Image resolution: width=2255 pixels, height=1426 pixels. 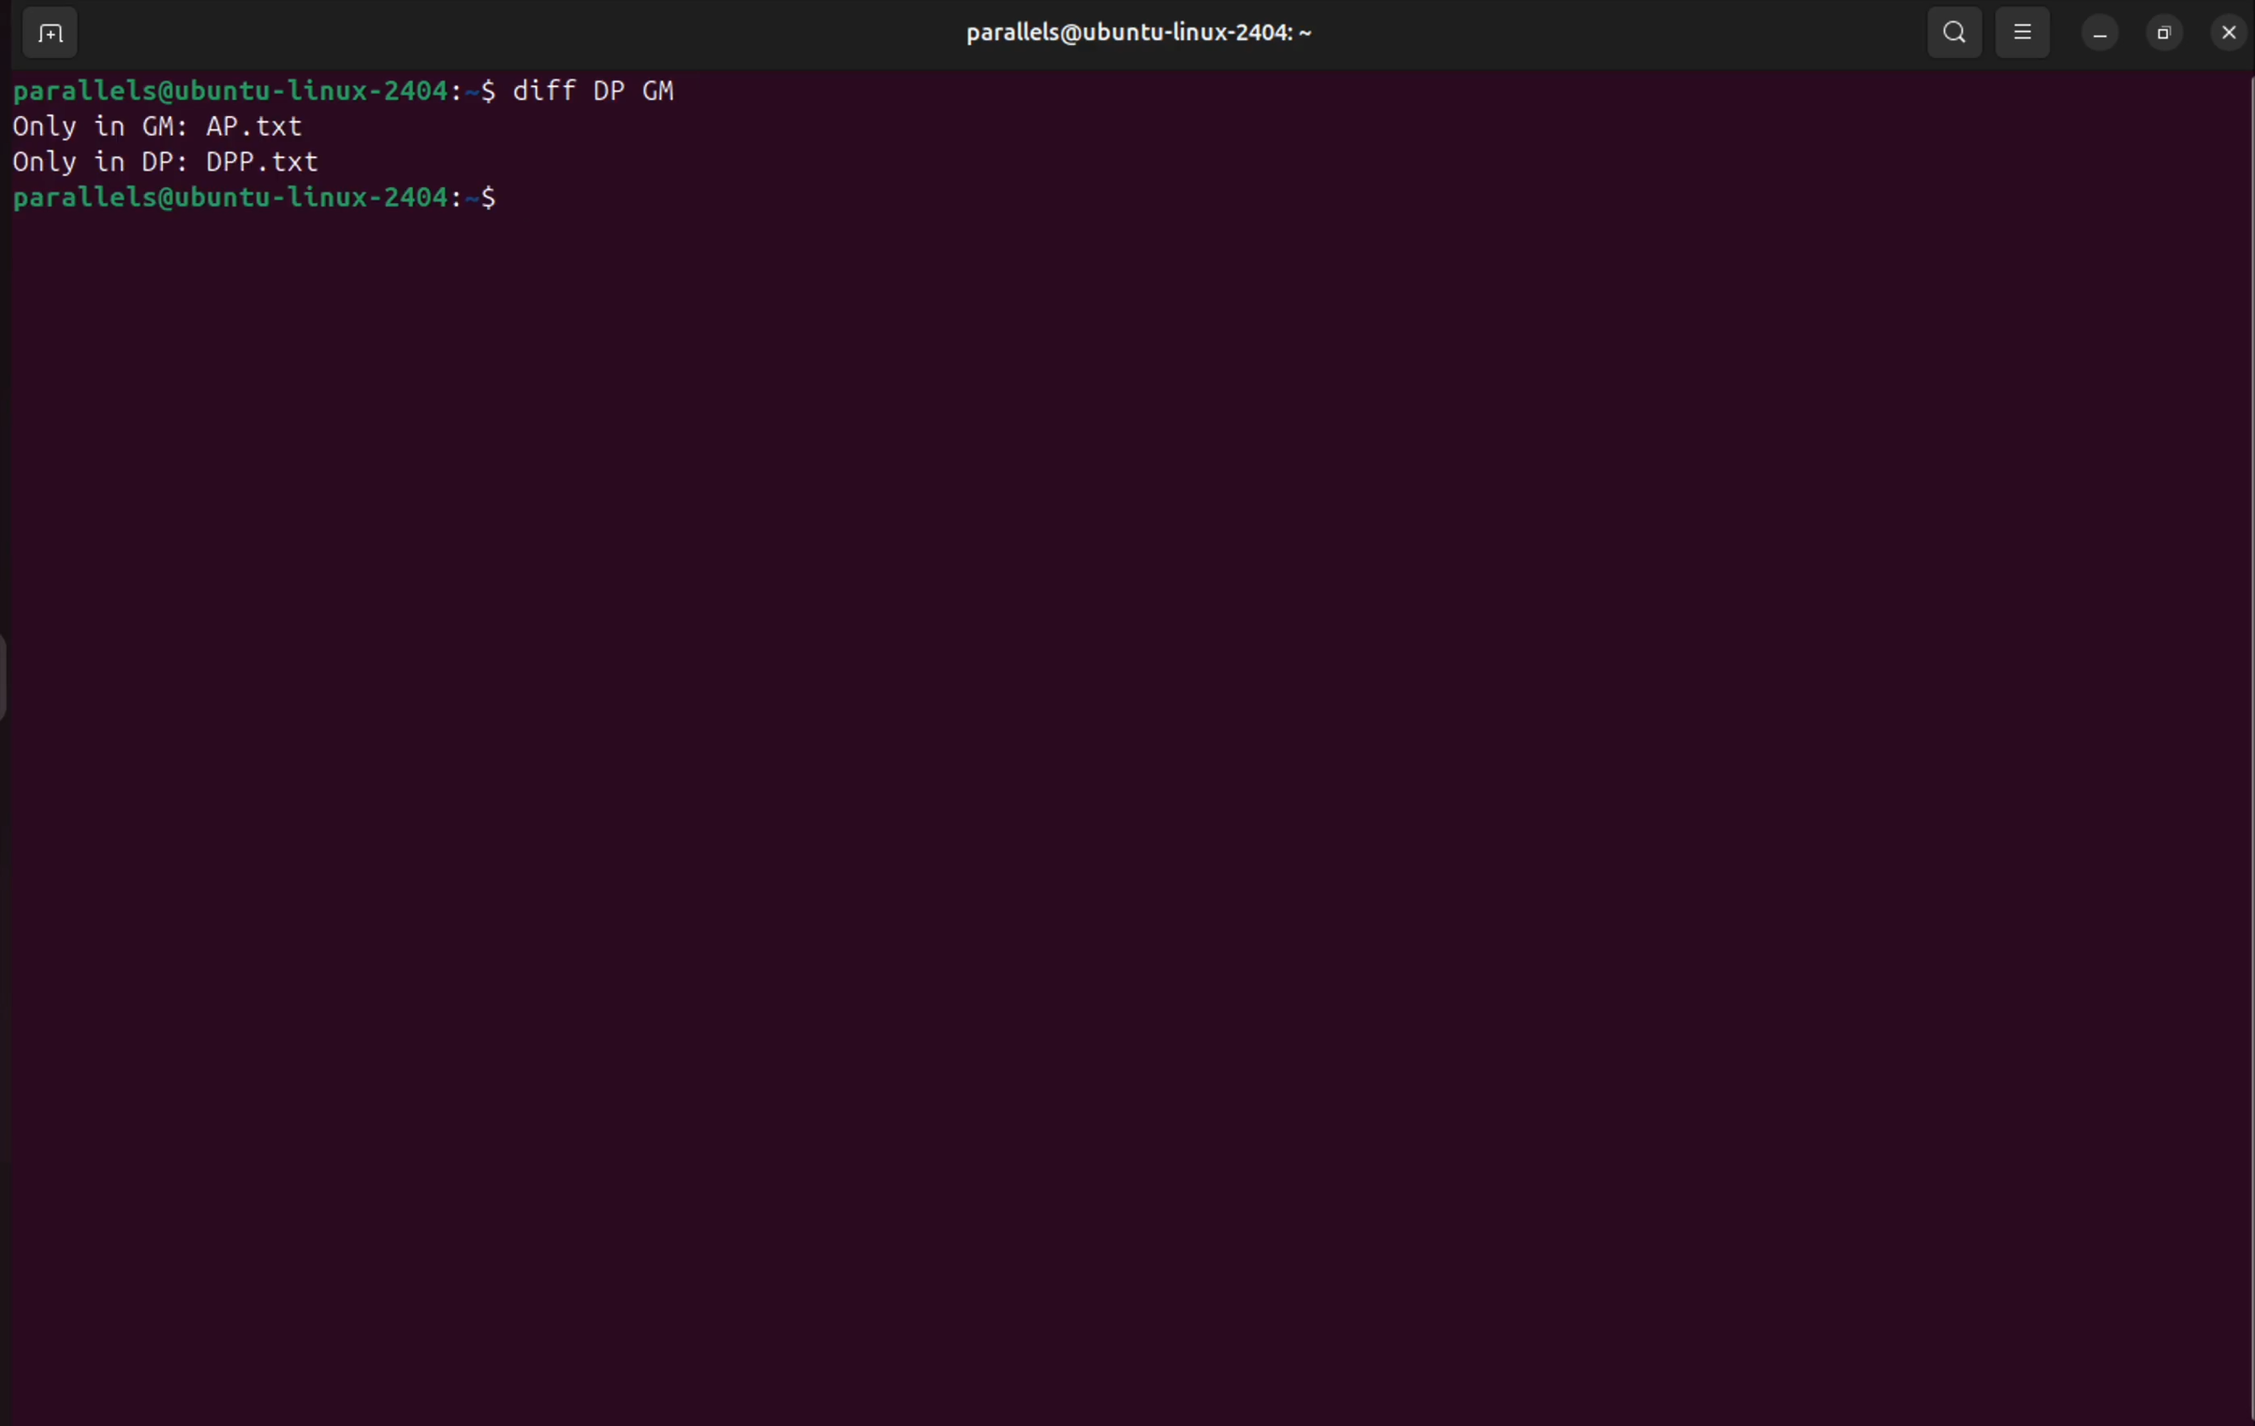 I want to click on user profile, so click(x=1152, y=33).